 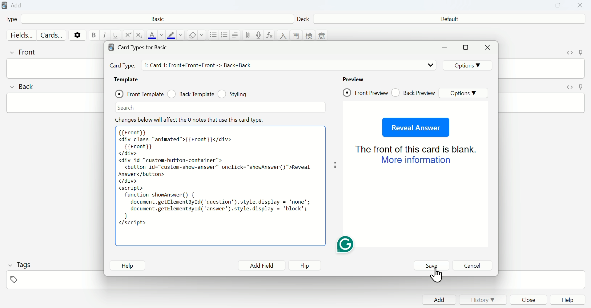 What do you see at coordinates (25, 86) in the screenshot?
I see `back` at bounding box center [25, 86].